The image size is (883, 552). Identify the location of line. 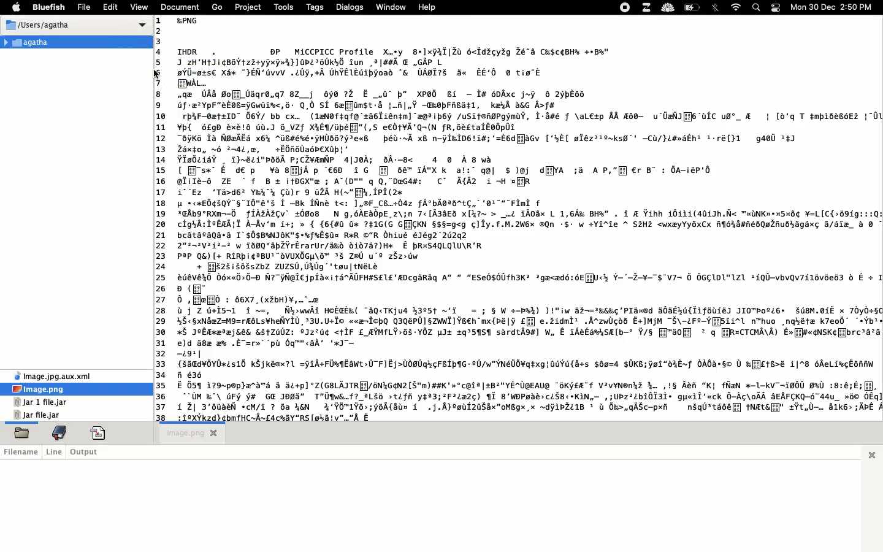
(55, 453).